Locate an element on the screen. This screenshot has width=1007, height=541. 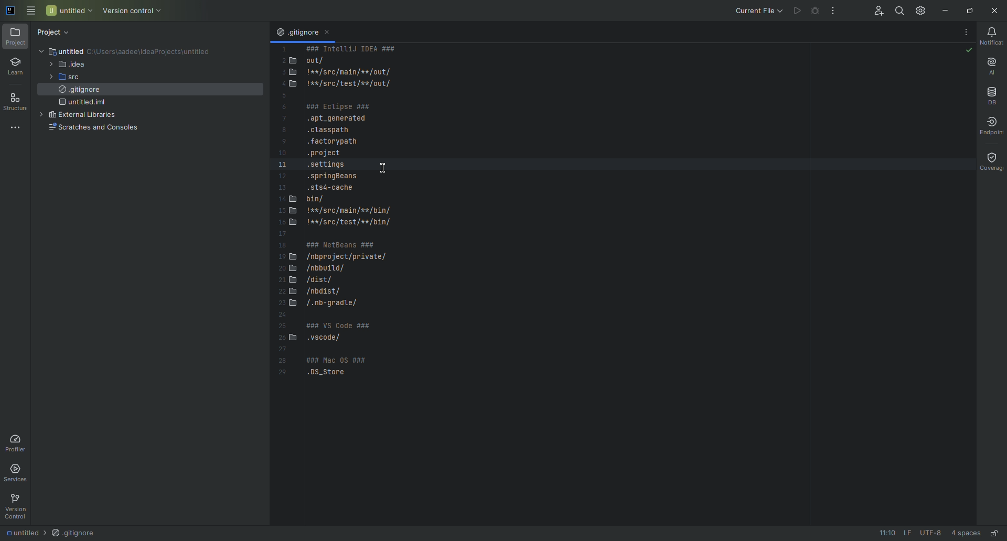
Application logo is located at coordinates (9, 9).